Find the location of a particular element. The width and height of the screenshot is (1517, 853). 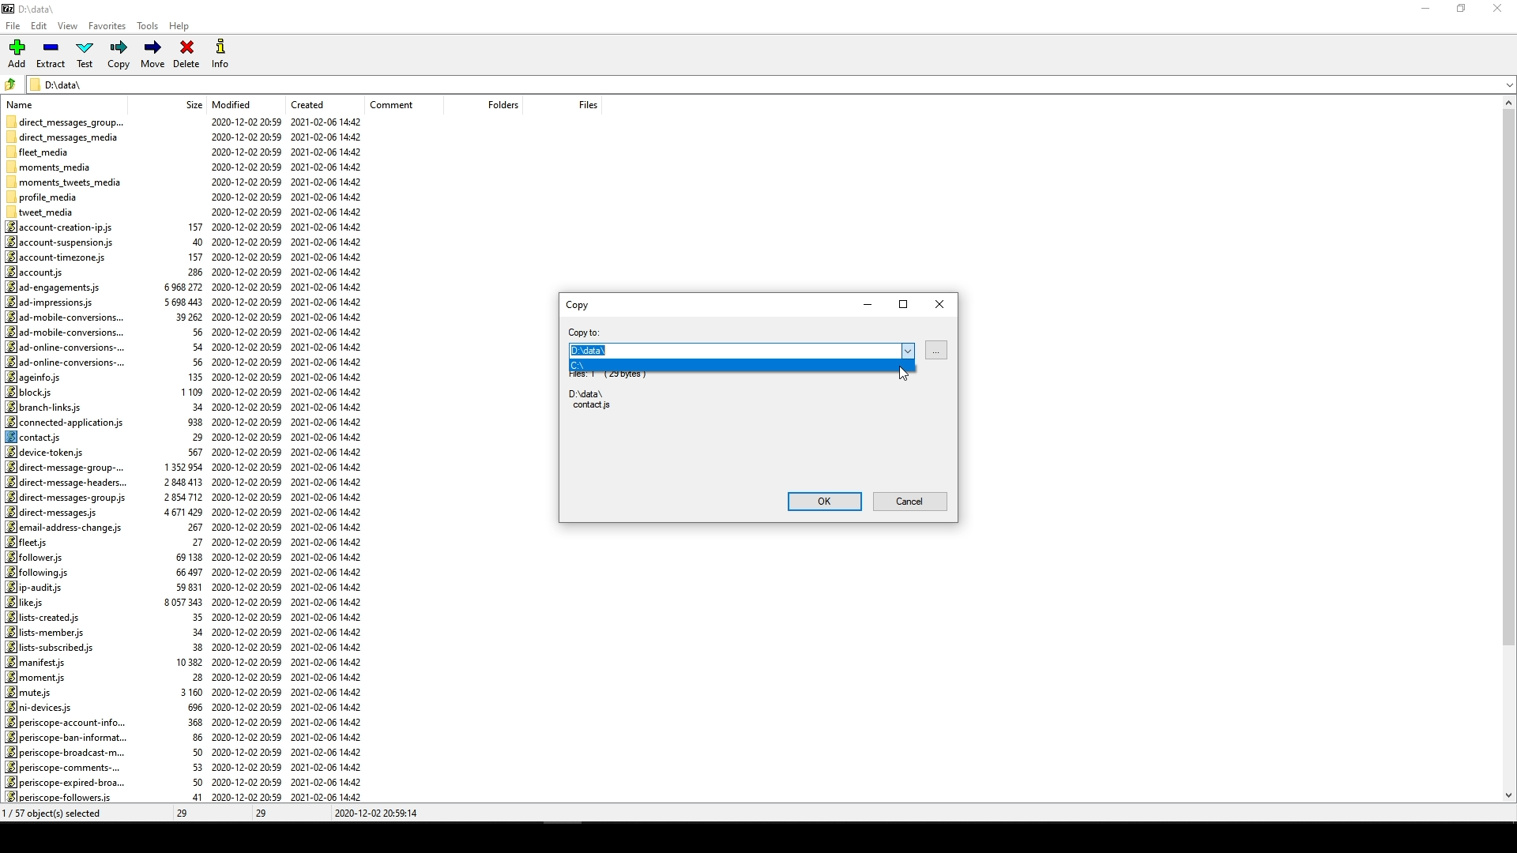

Help is located at coordinates (183, 28).